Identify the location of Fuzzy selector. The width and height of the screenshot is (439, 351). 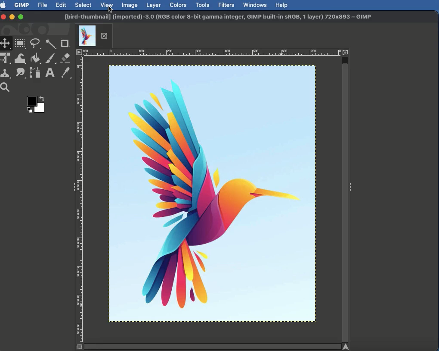
(51, 44).